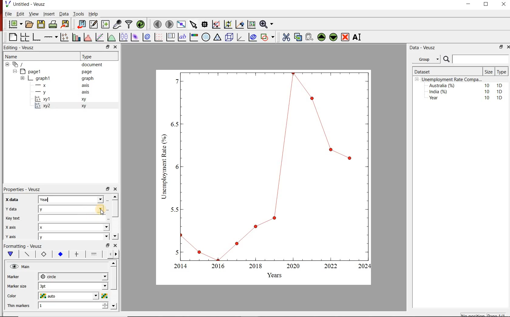  What do you see at coordinates (106, 303) in the screenshot?
I see `increase` at bounding box center [106, 303].